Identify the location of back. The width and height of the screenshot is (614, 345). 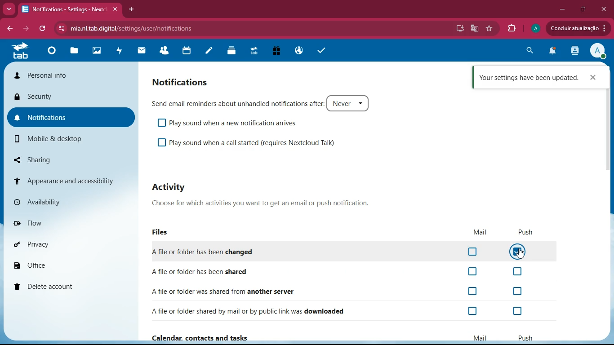
(9, 29).